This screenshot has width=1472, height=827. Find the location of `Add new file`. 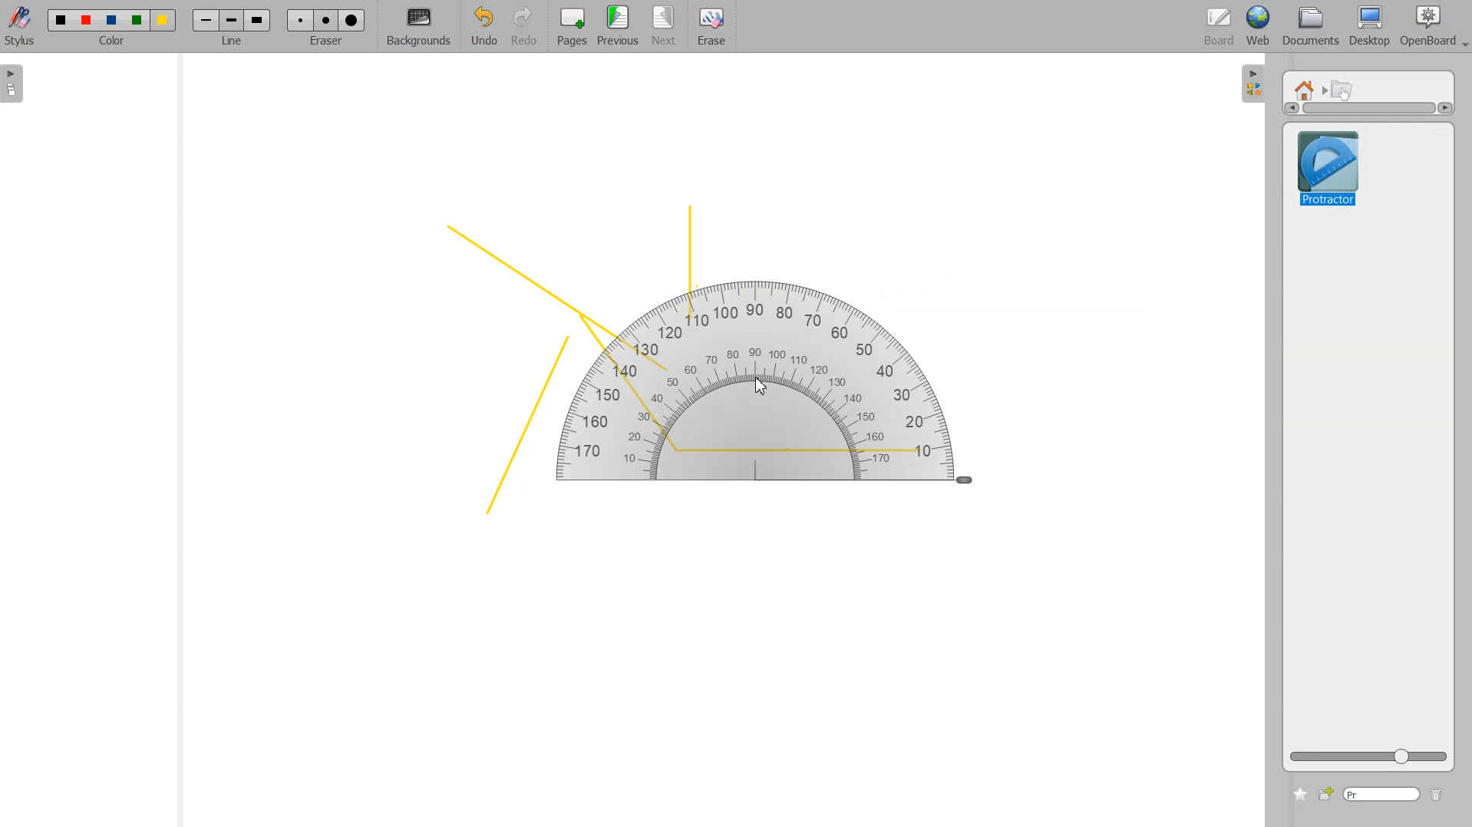

Add new file is located at coordinates (1325, 794).